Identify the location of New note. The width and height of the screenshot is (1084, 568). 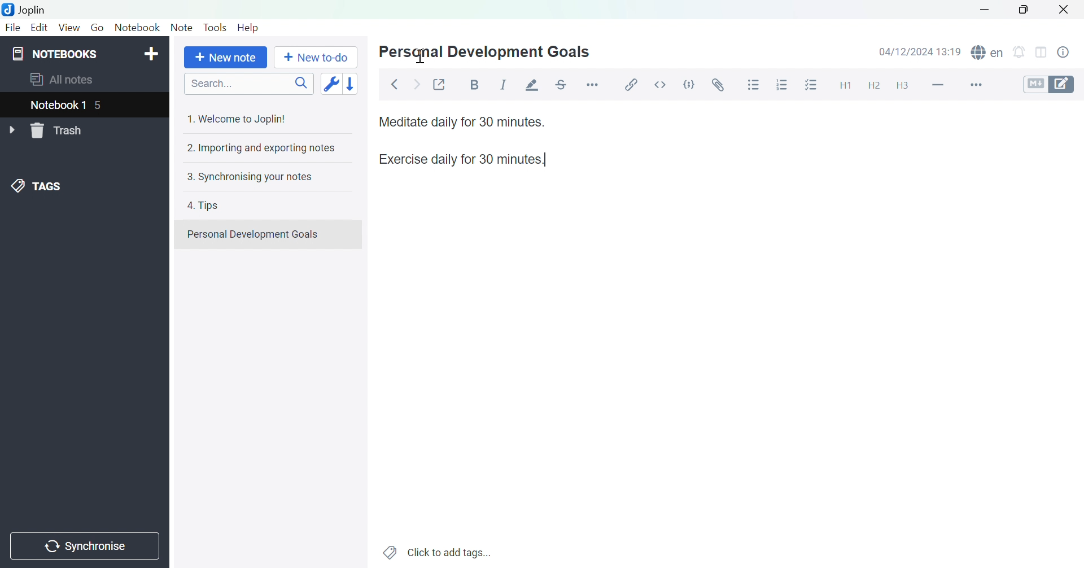
(225, 58).